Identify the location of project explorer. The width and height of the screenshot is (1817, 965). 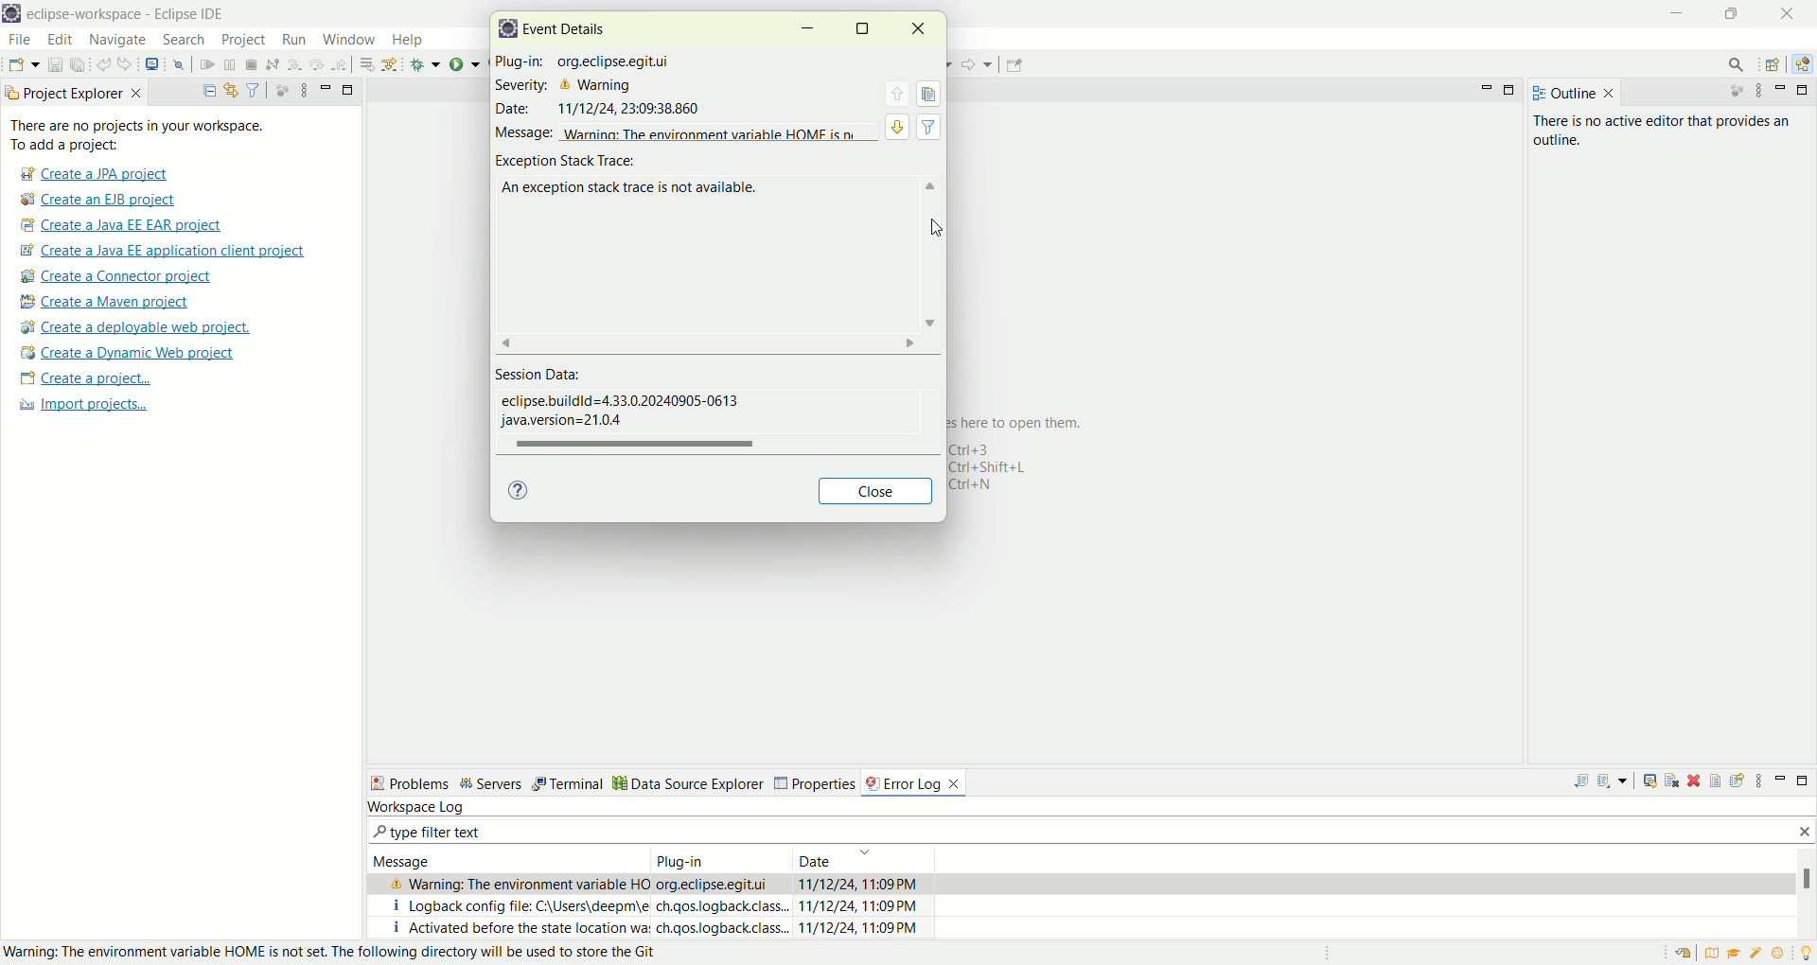
(73, 94).